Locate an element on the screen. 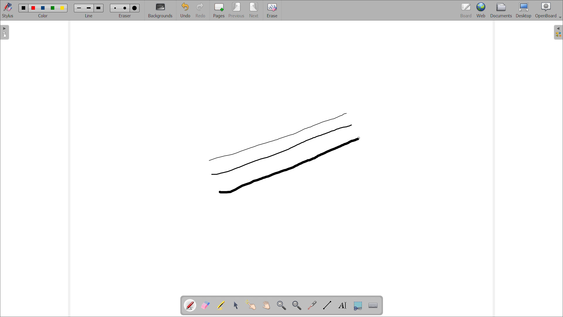 The width and height of the screenshot is (563, 317). undo is located at coordinates (185, 10).